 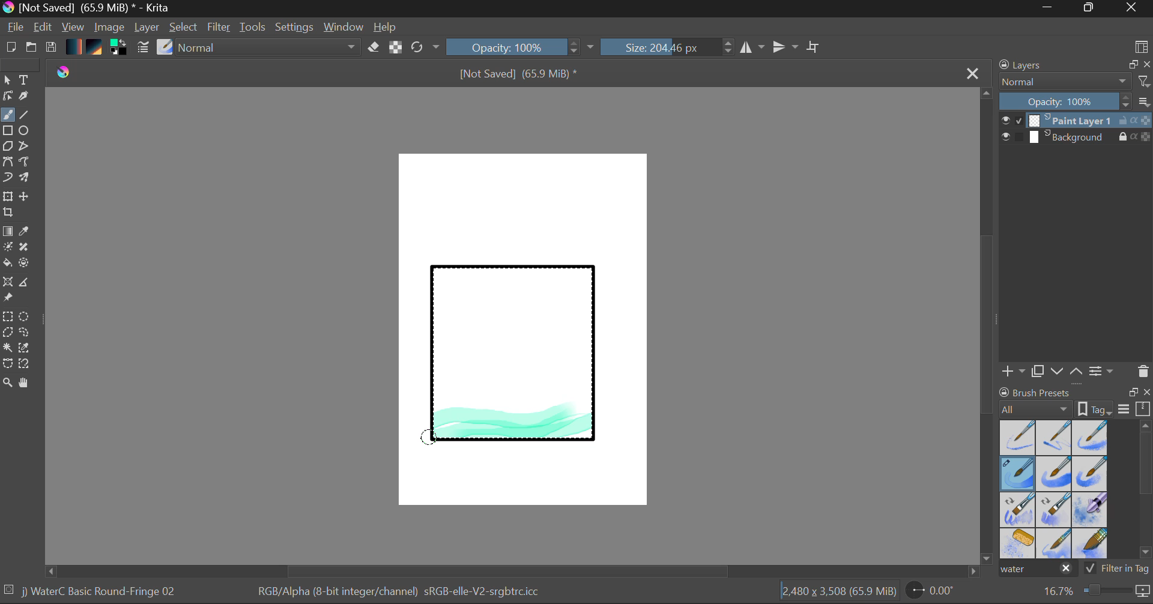 I want to click on Eraser, so click(x=374, y=47).